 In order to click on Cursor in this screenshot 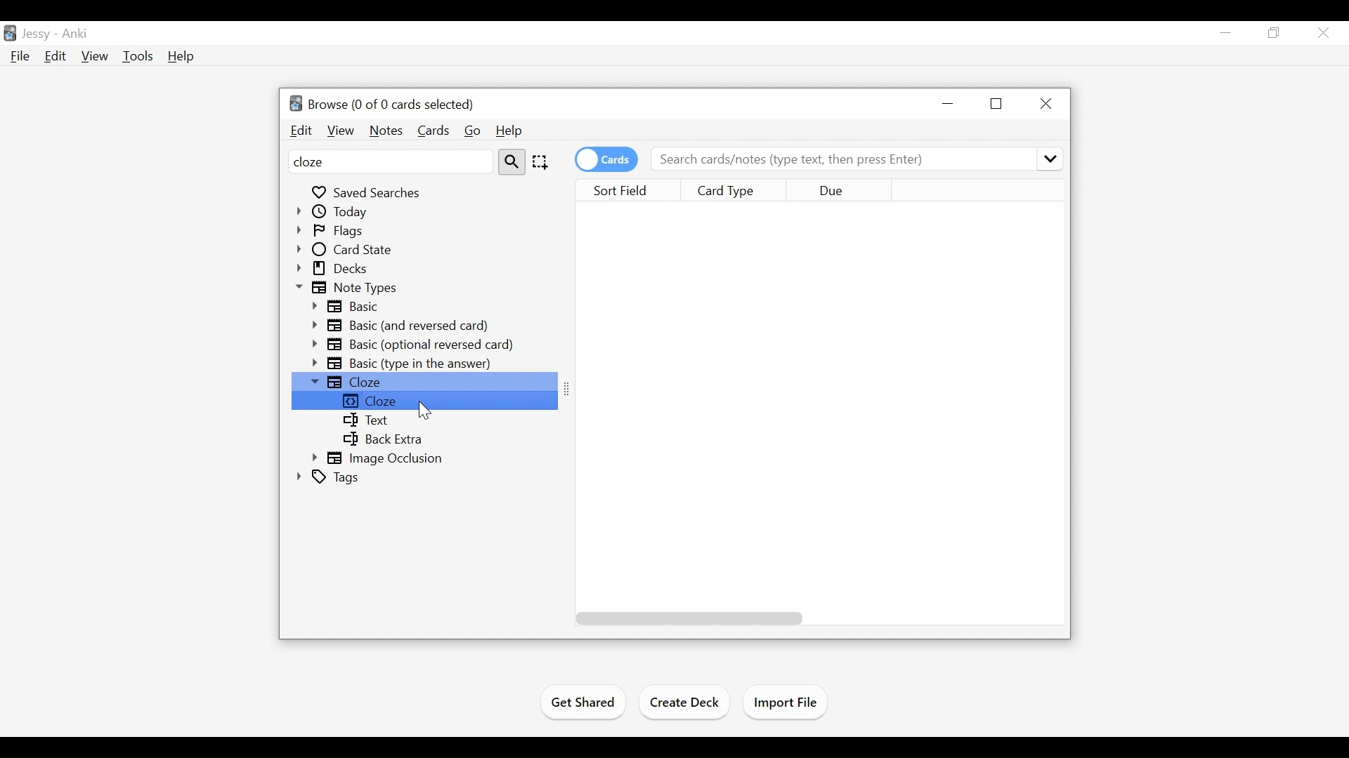, I will do `click(424, 411)`.